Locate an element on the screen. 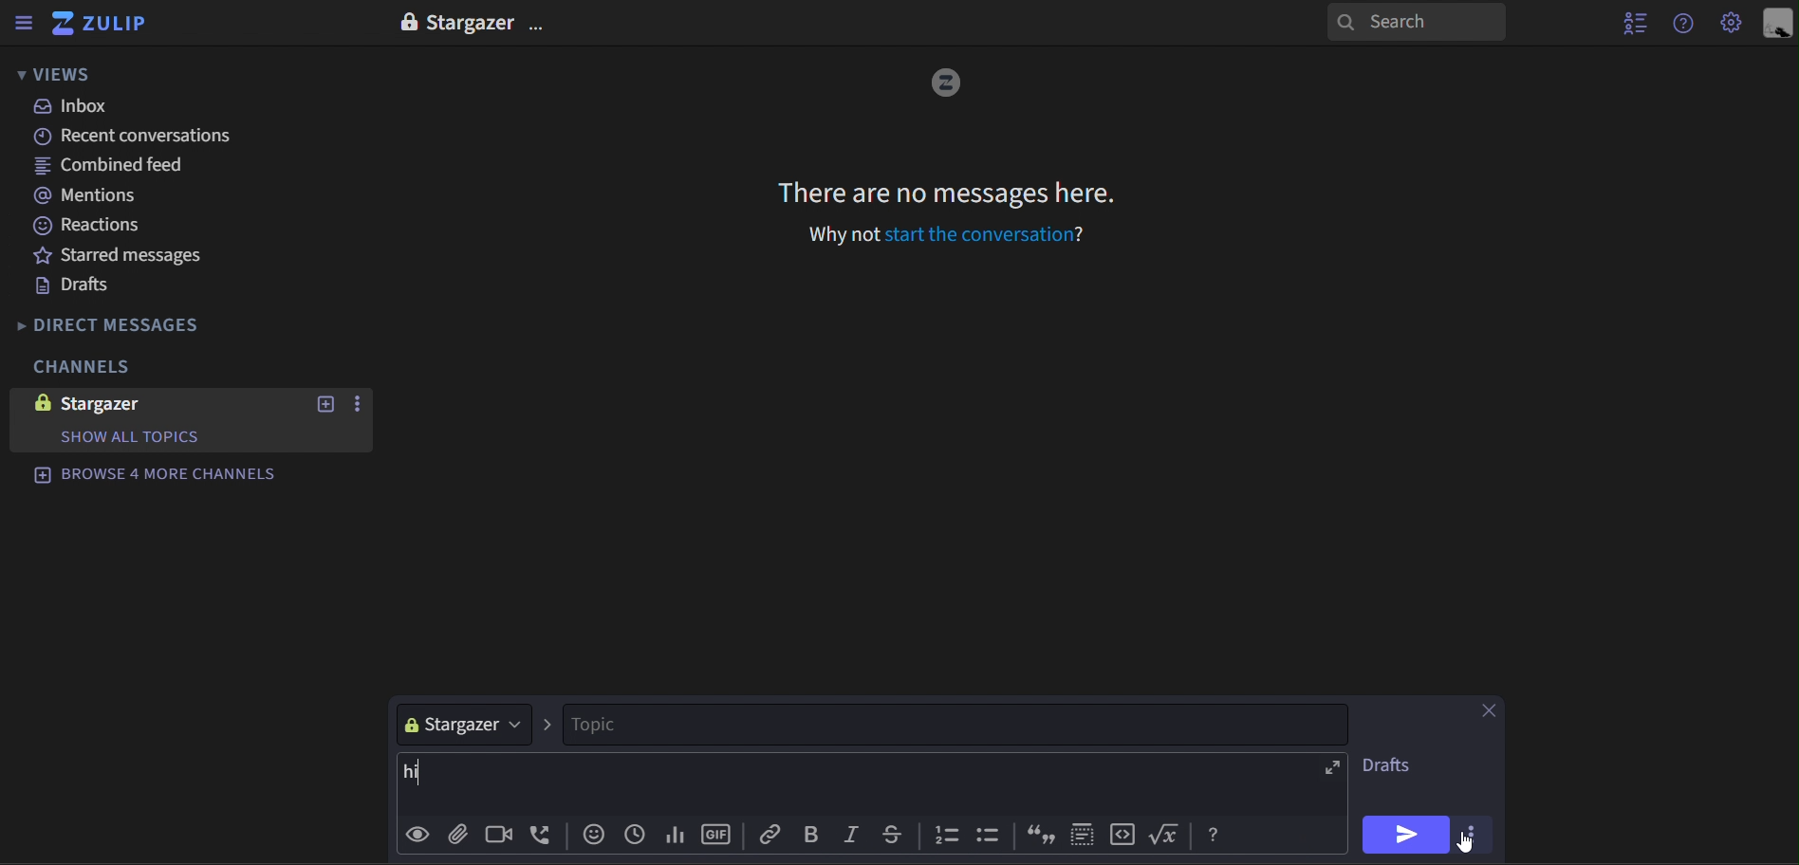 This screenshot has width=1799, height=865. counting bullets is located at coordinates (946, 836).